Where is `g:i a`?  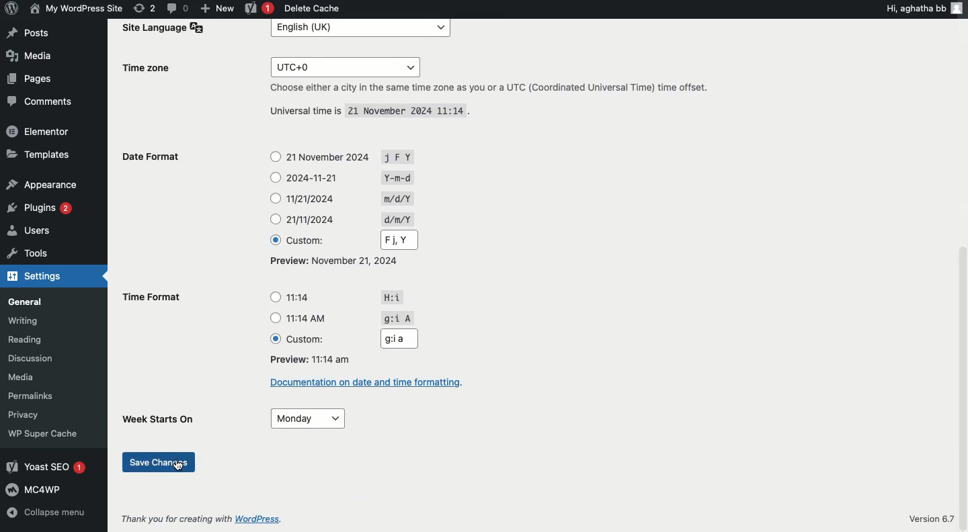 g:i a is located at coordinates (397, 337).